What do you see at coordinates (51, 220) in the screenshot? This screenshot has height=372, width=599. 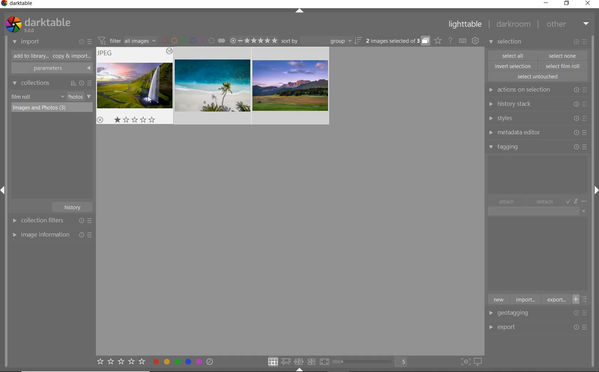 I see `collection filters` at bounding box center [51, 220].